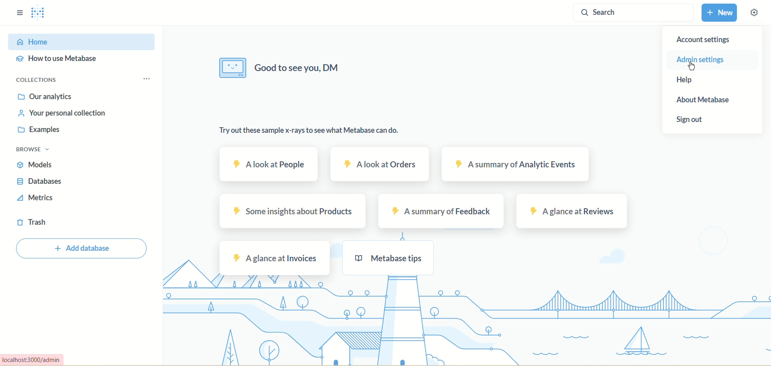 This screenshot has height=366, width=771. What do you see at coordinates (702, 61) in the screenshot?
I see `admin settings` at bounding box center [702, 61].